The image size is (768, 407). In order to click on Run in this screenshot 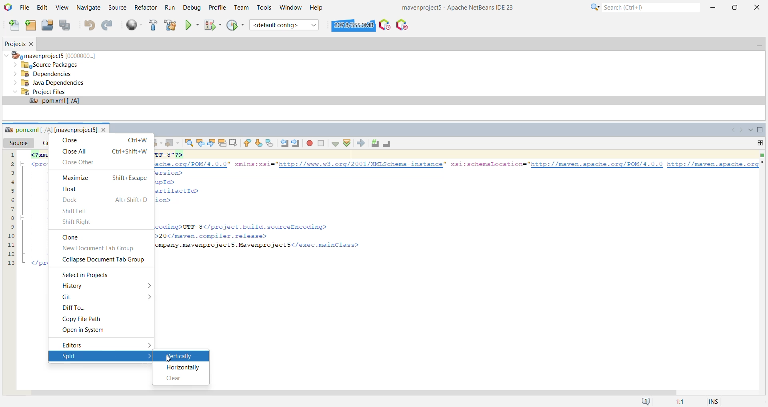, I will do `click(169, 8)`.